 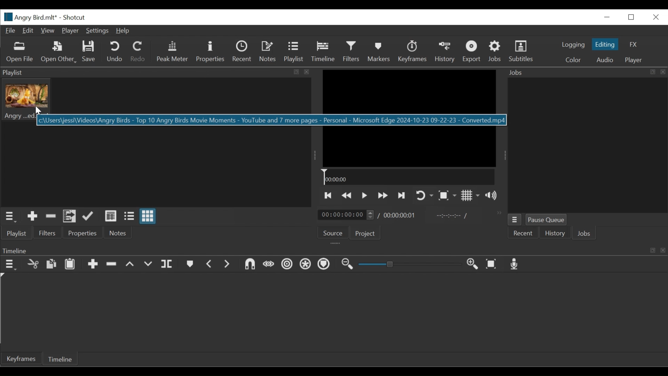 What do you see at coordinates (347, 196) in the screenshot?
I see `Play backward quickly` at bounding box center [347, 196].